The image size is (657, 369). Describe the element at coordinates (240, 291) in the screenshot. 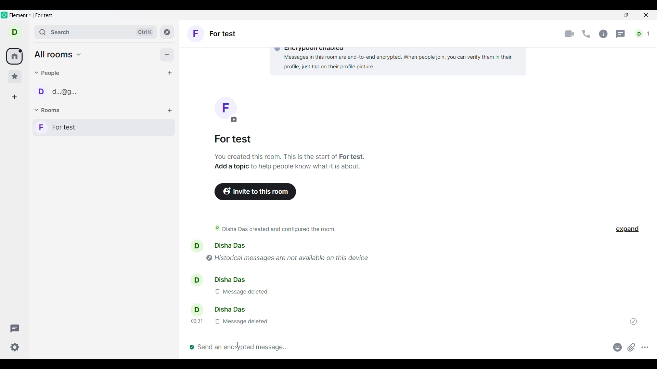

I see `message deleted` at that location.